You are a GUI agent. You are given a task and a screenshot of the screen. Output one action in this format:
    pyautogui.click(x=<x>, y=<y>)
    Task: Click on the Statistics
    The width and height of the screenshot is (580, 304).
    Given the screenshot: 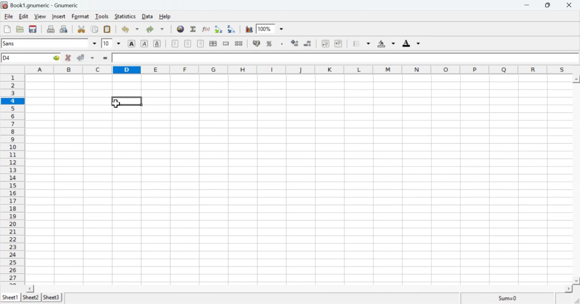 What is the action you would take?
    pyautogui.click(x=126, y=16)
    